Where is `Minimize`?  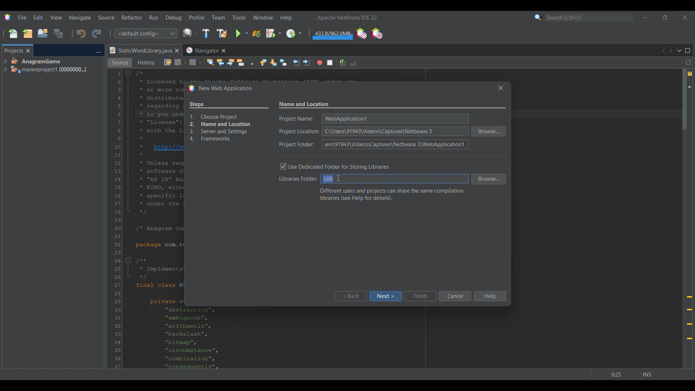
Minimize is located at coordinates (645, 17).